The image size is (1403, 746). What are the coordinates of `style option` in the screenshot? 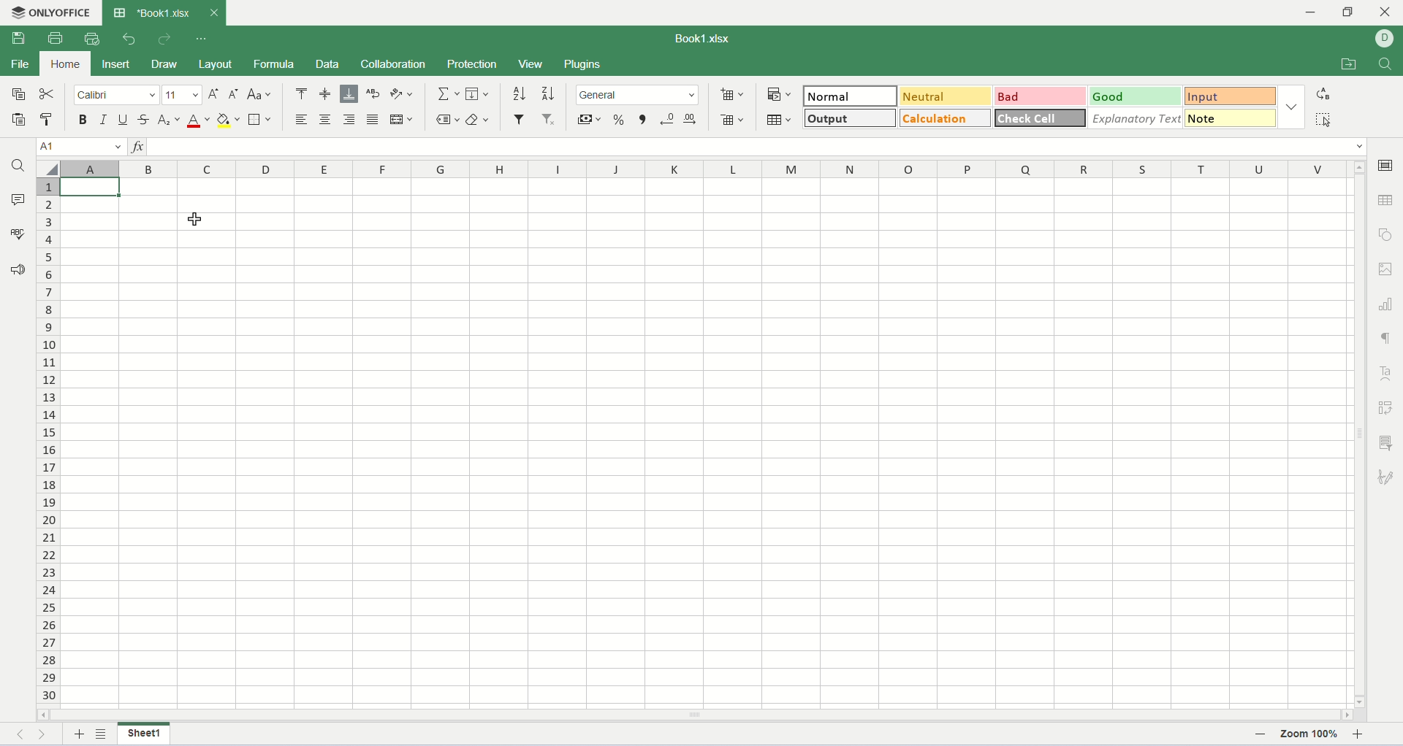 It's located at (1293, 107).